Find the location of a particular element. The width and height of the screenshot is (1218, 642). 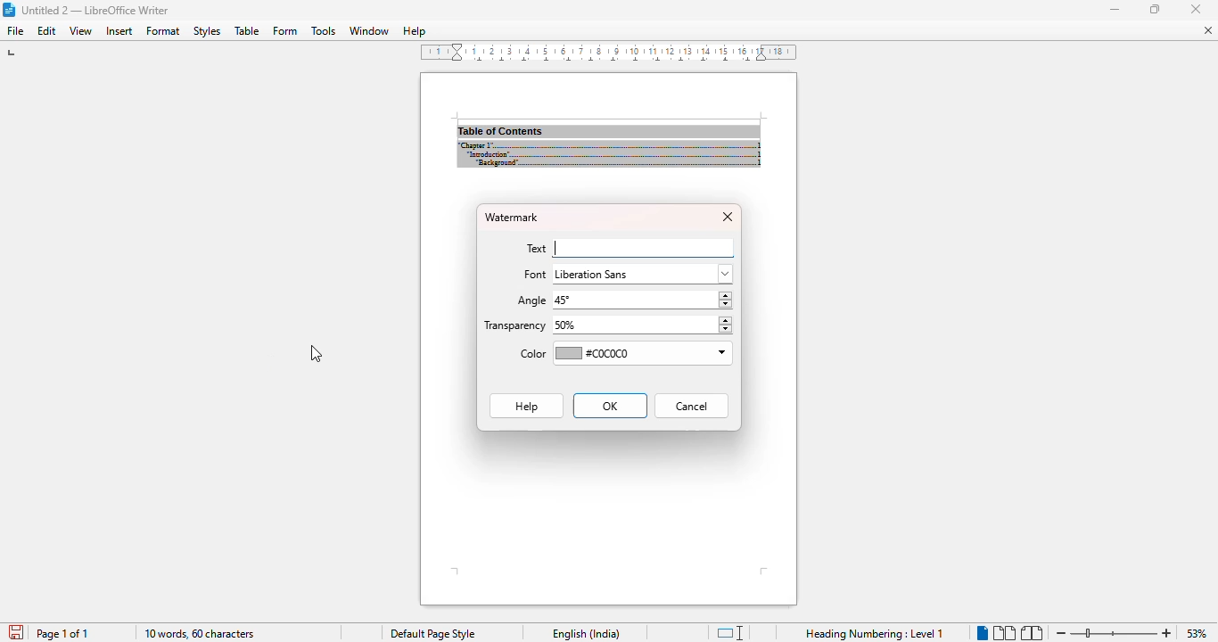

10 words, 60 characters is located at coordinates (200, 634).